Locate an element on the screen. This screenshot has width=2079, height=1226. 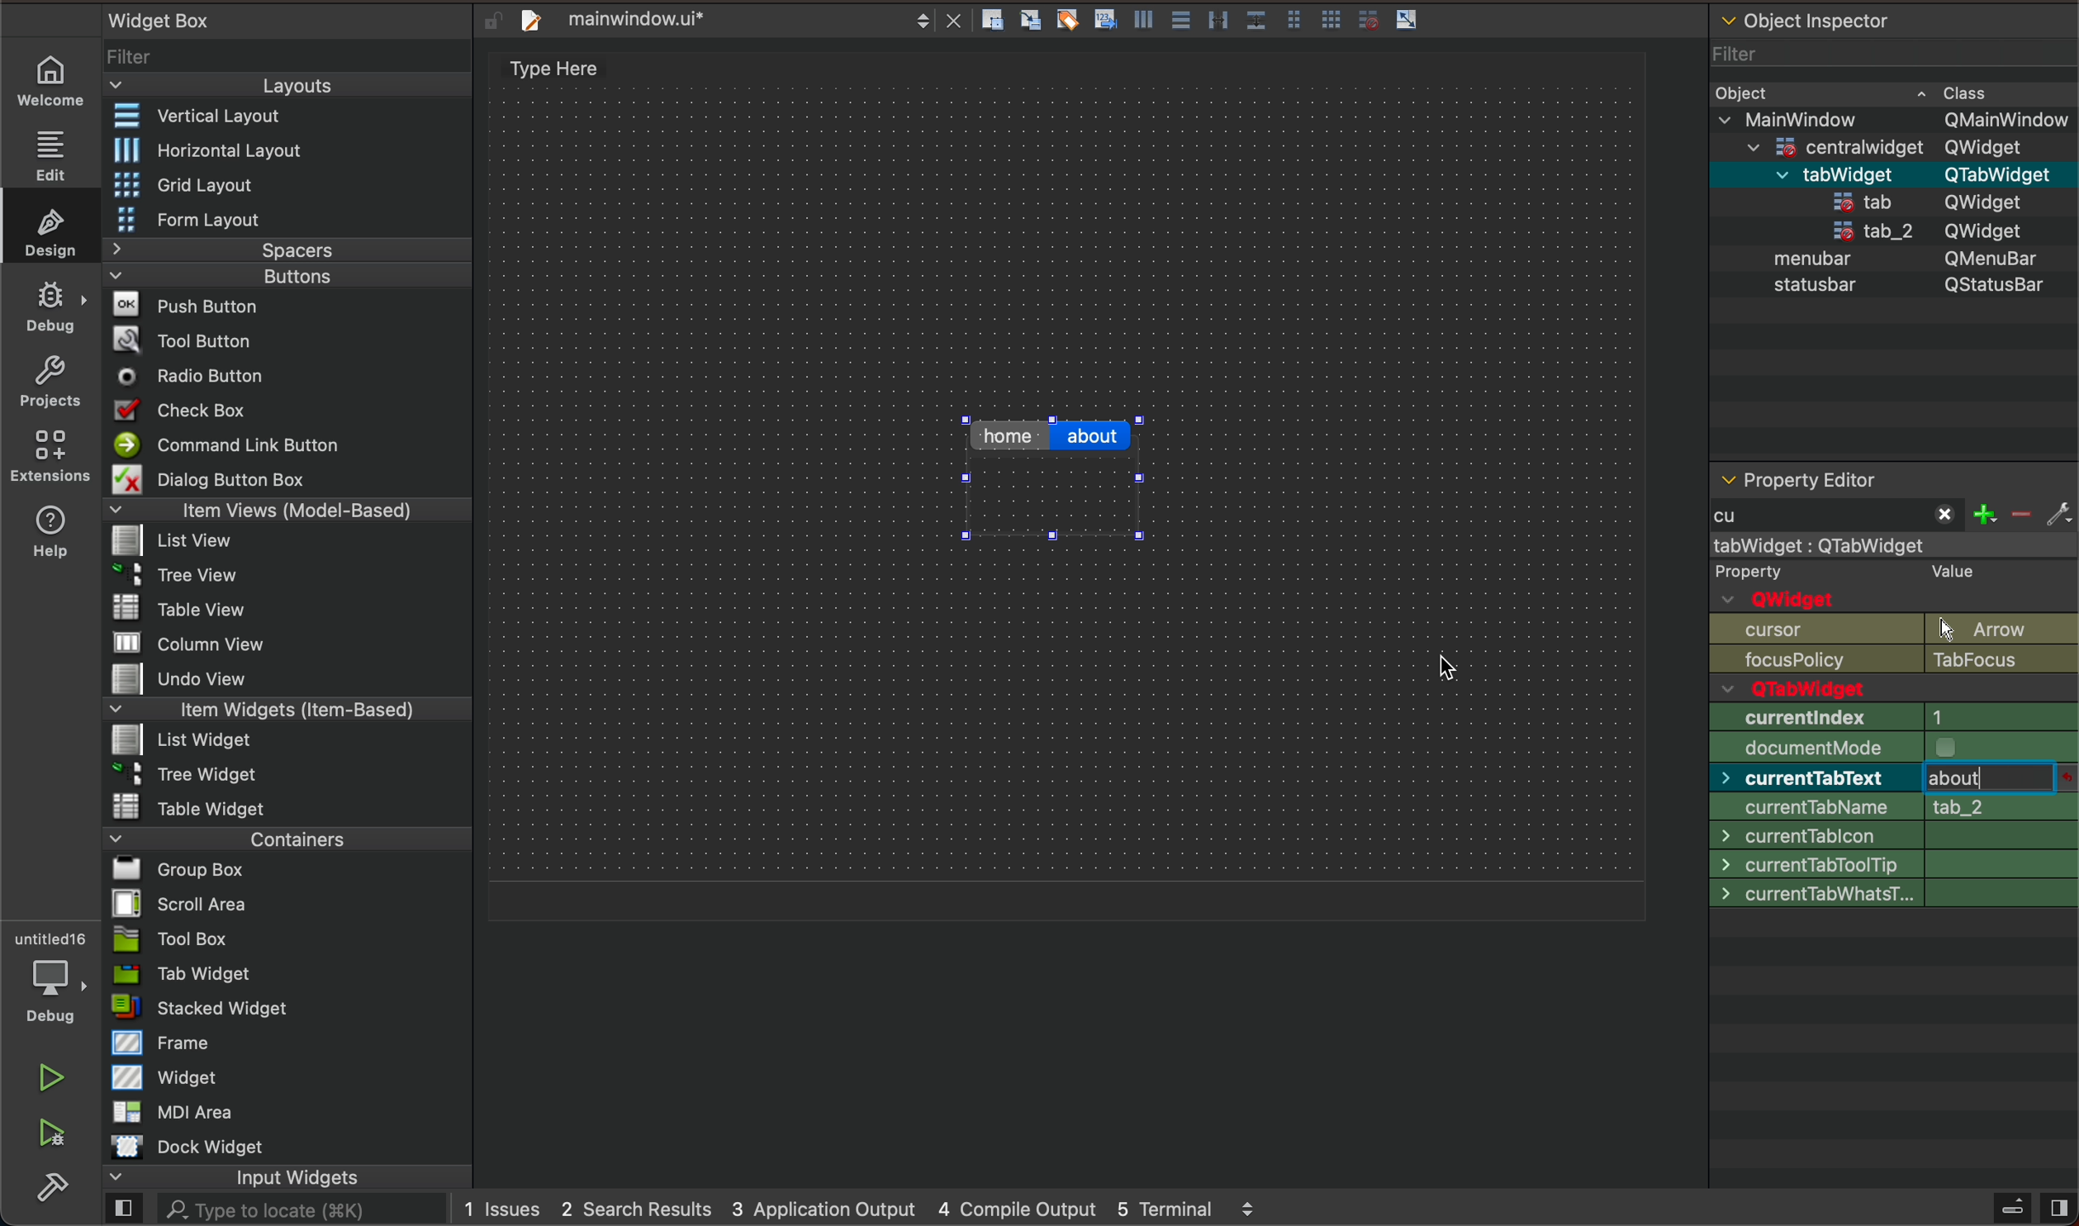
statusbar is located at coordinates (1819, 288).